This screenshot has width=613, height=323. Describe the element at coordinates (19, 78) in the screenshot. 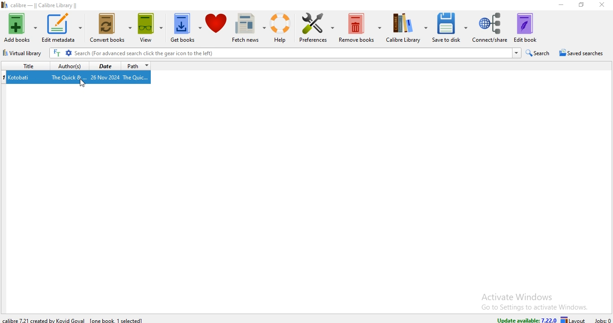

I see `Kotobati` at that location.